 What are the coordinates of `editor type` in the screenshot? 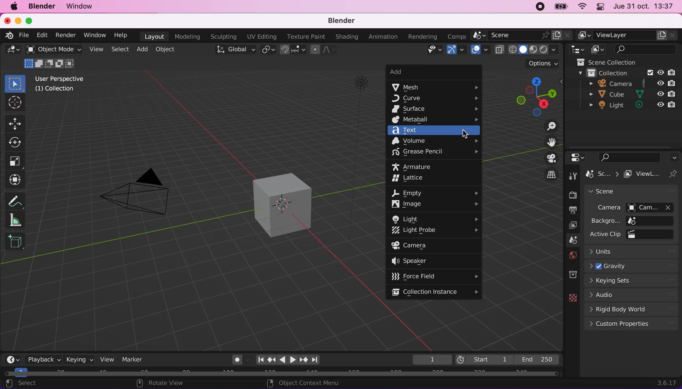 It's located at (578, 50).